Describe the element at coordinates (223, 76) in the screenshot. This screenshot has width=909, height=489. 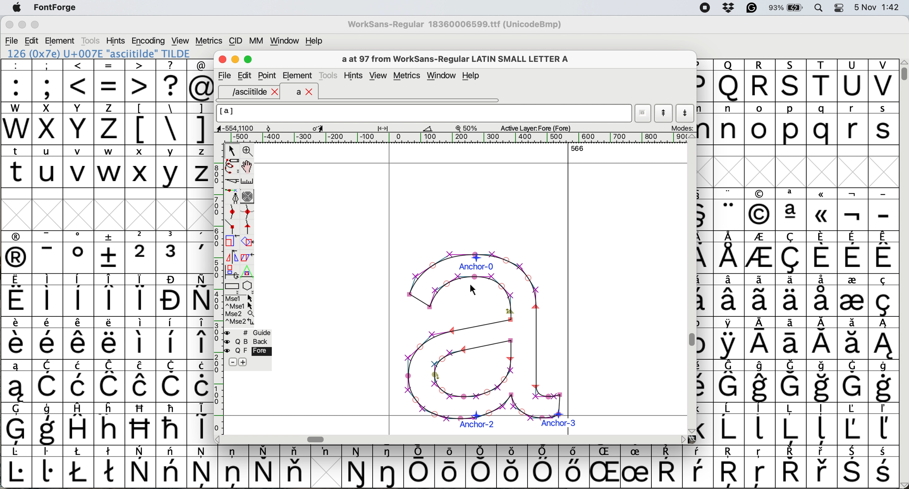
I see `file` at that location.